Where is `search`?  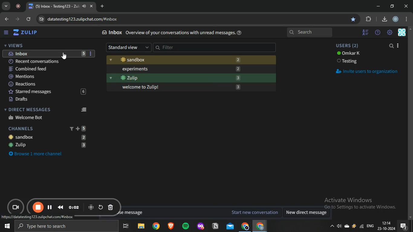 search is located at coordinates (310, 33).